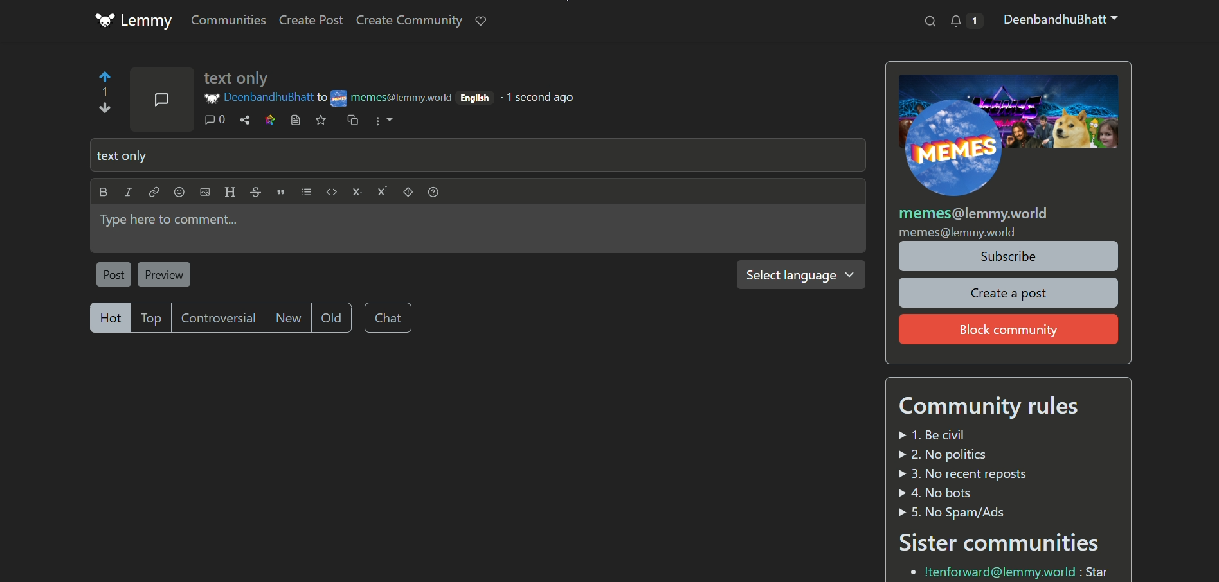 The height and width of the screenshot is (582, 1219). I want to click on language, so click(477, 98).